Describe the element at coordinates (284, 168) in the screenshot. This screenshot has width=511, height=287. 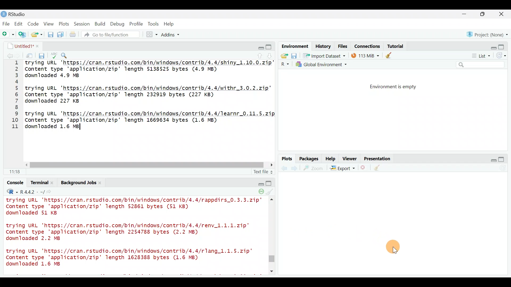
I see `next plot` at that location.